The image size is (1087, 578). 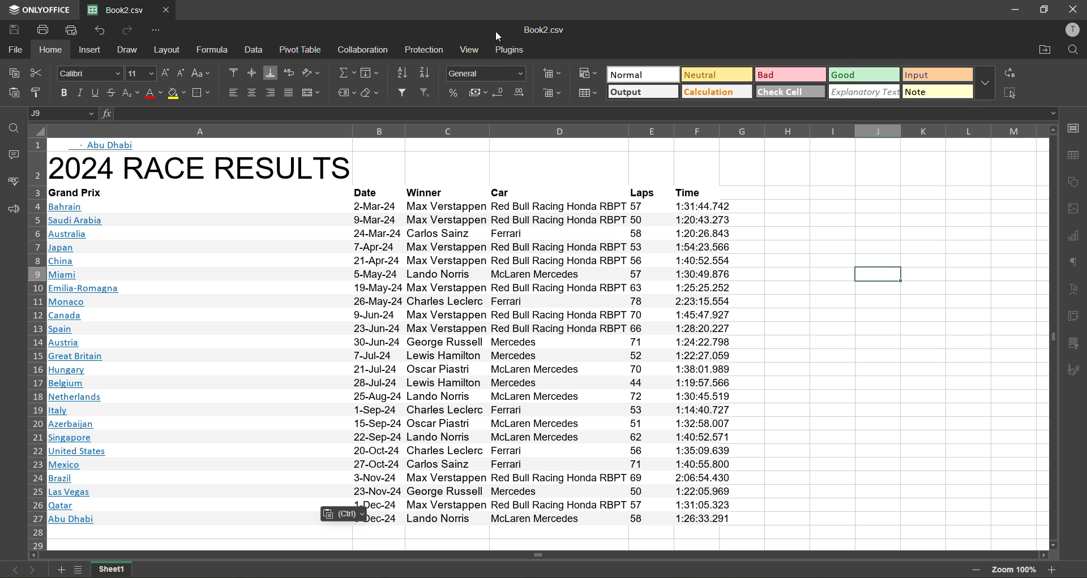 I want to click on text info, so click(x=391, y=274).